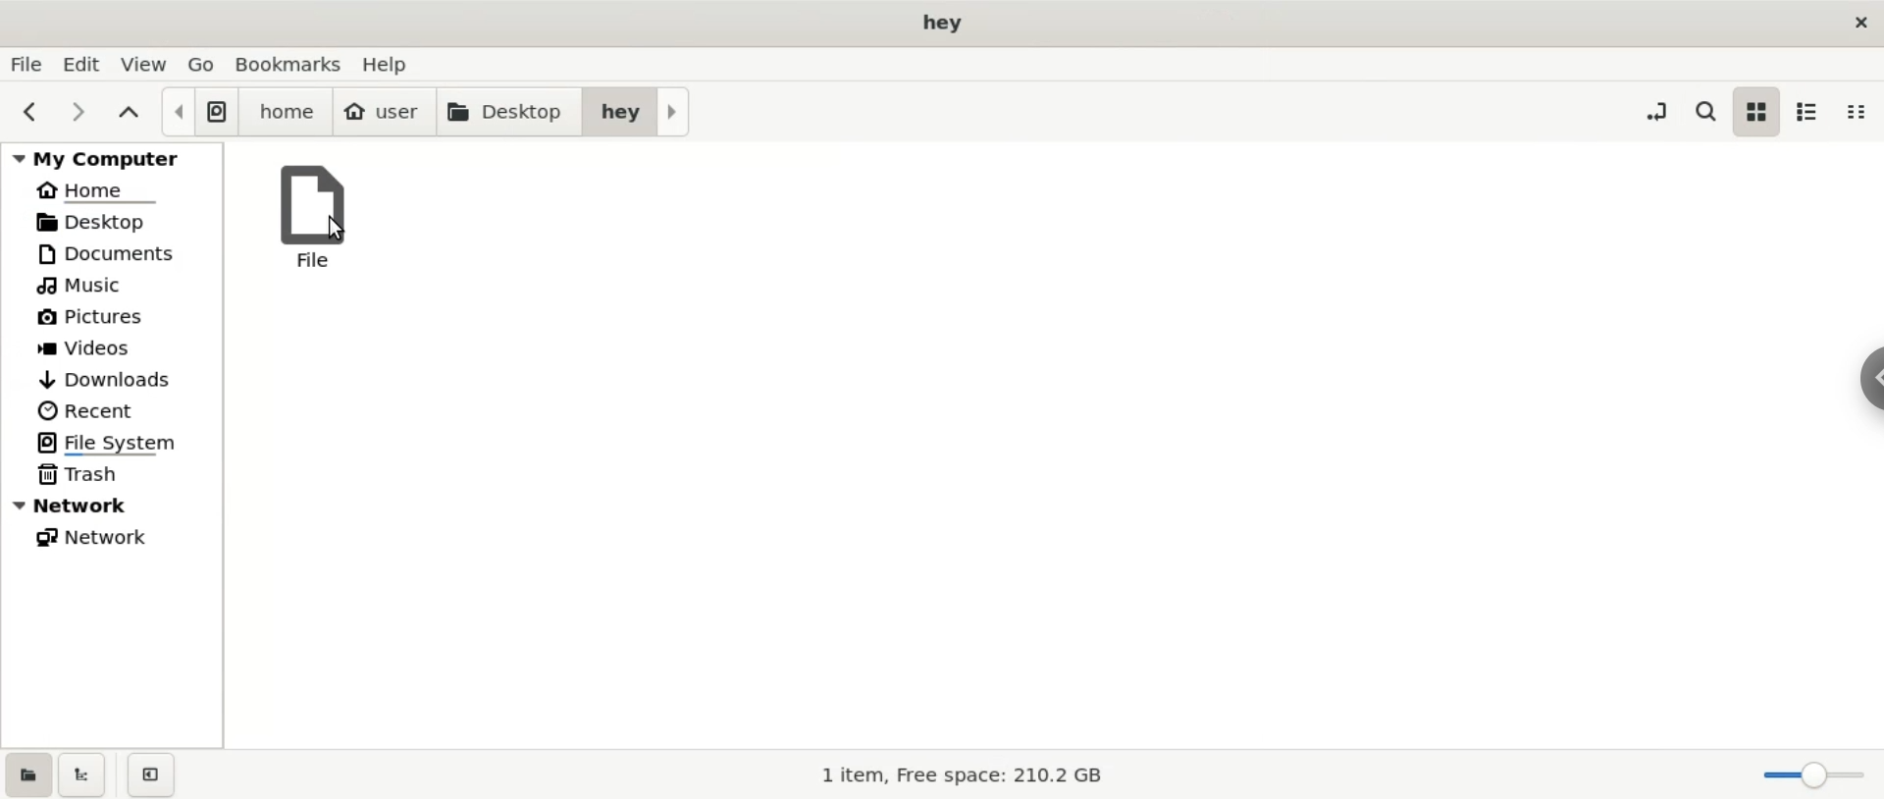 Image resolution: width=1884 pixels, height=799 pixels. Describe the element at coordinates (112, 155) in the screenshot. I see `my computer` at that location.